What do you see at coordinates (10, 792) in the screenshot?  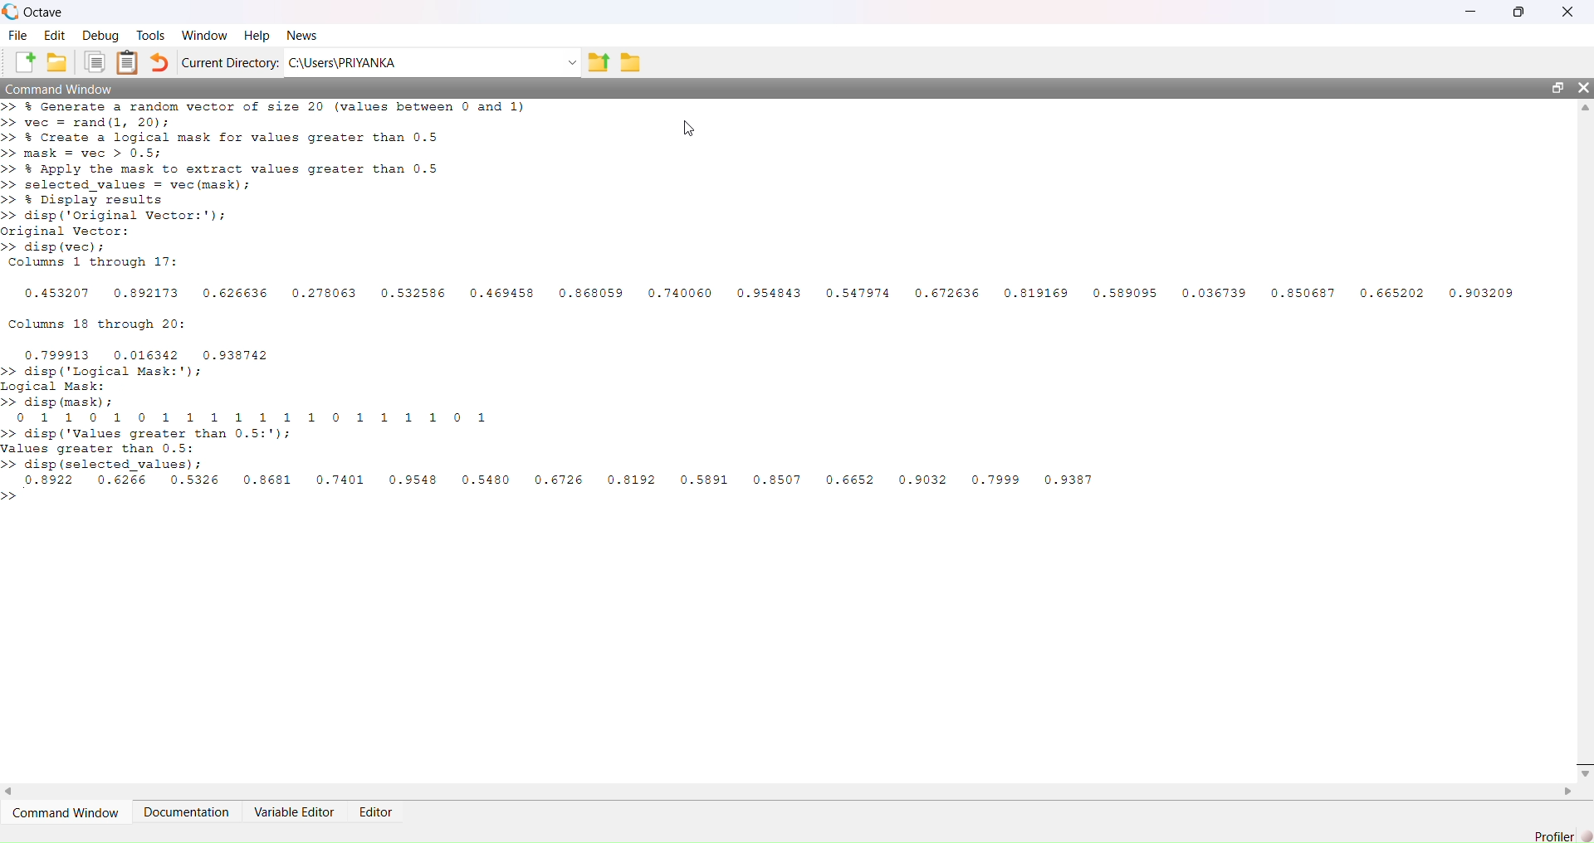 I see `Scroll right` at bounding box center [10, 792].